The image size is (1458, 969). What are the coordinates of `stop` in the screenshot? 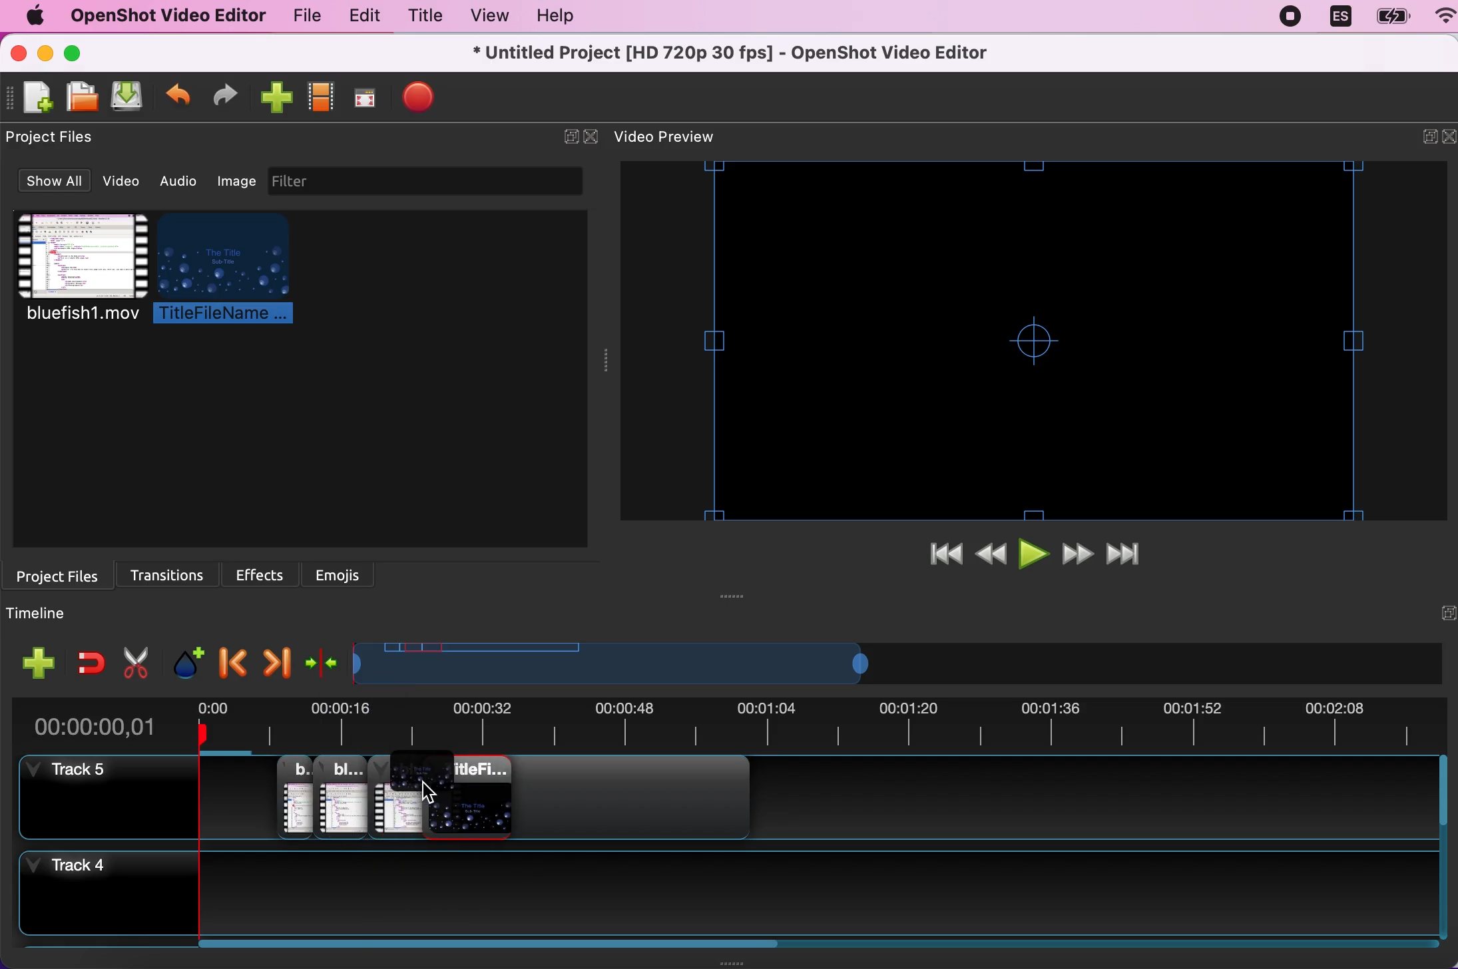 It's located at (418, 97).